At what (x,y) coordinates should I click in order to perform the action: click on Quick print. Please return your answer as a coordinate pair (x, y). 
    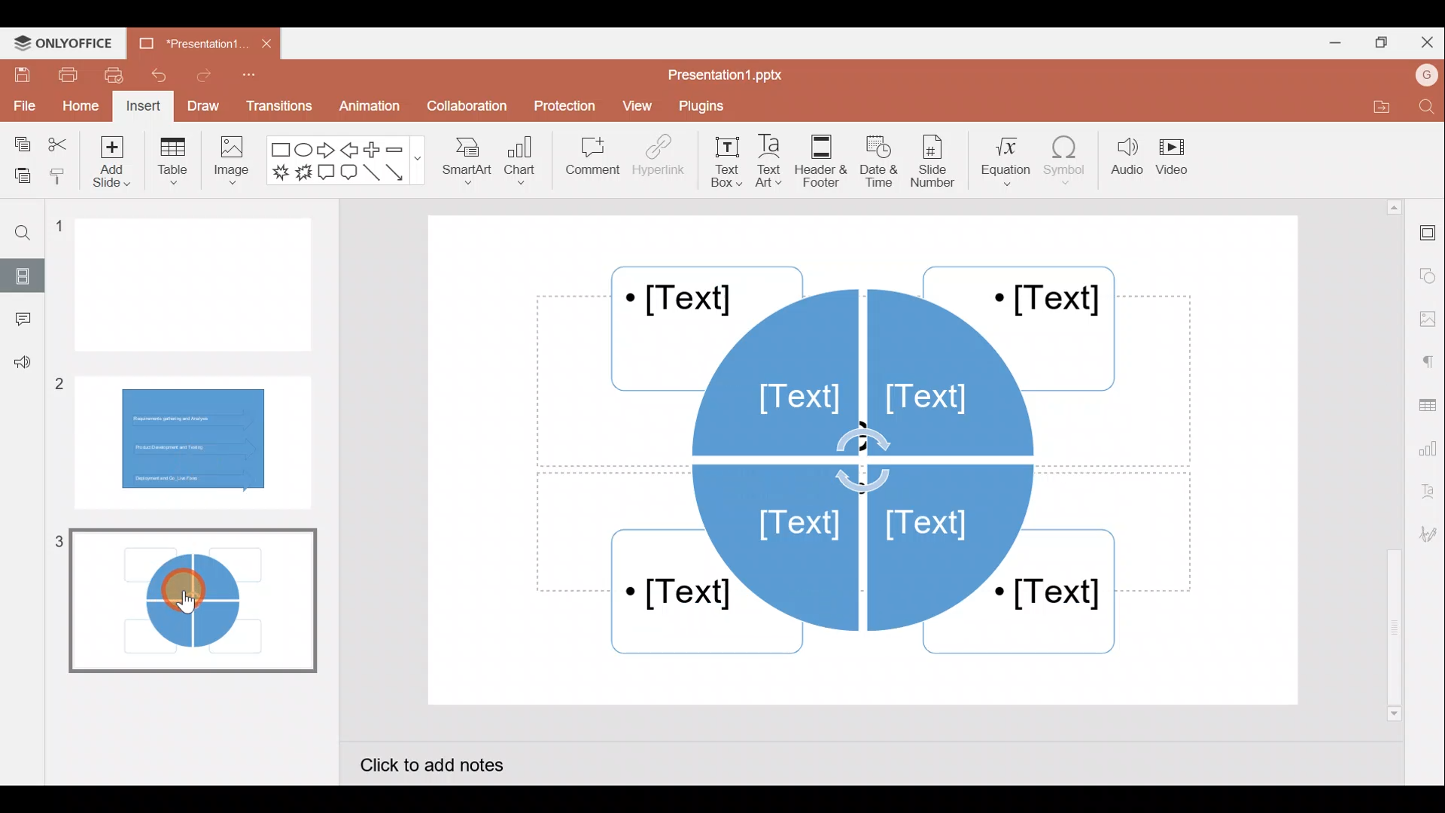
    Looking at the image, I should click on (114, 75).